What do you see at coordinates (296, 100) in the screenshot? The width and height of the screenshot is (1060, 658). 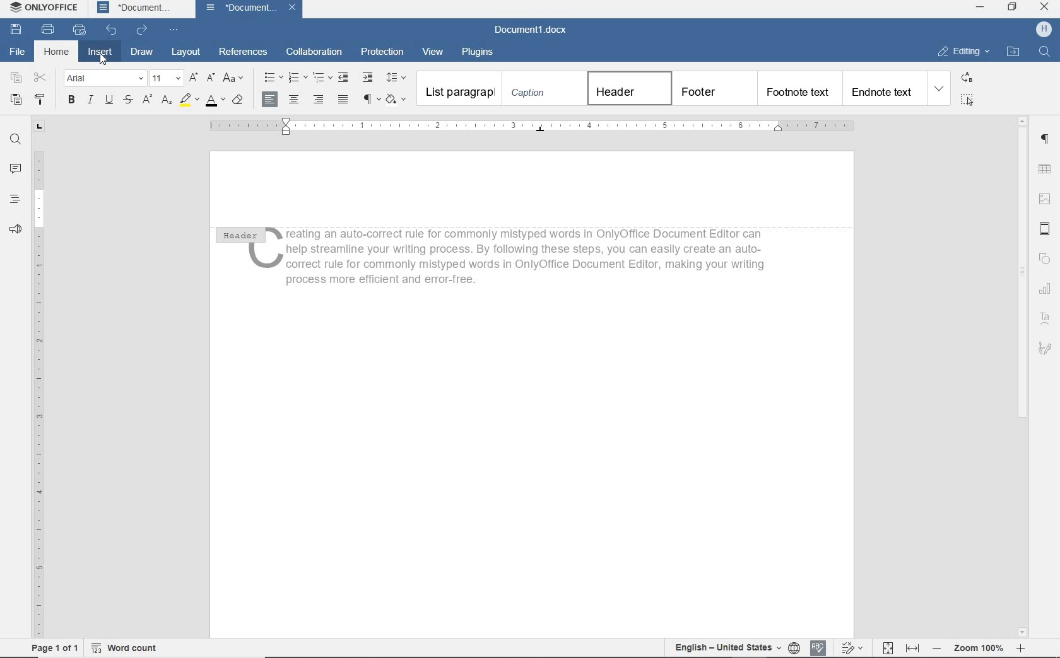 I see `ALIGN CENTER` at bounding box center [296, 100].